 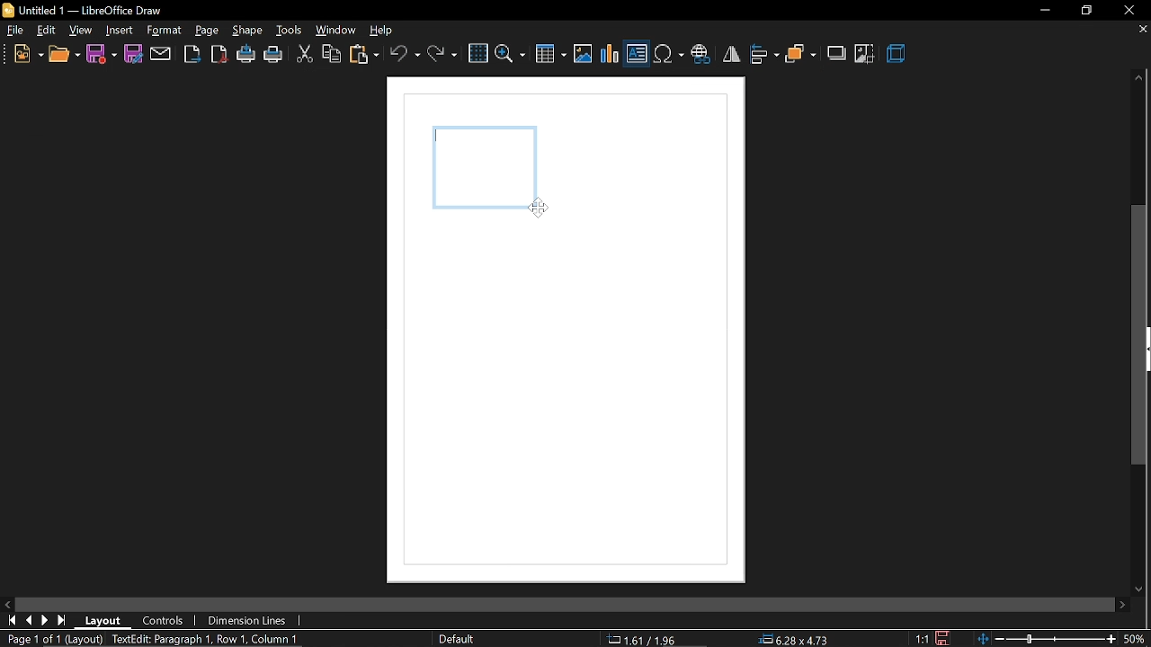 What do you see at coordinates (1142, 586) in the screenshot?
I see `move down` at bounding box center [1142, 586].